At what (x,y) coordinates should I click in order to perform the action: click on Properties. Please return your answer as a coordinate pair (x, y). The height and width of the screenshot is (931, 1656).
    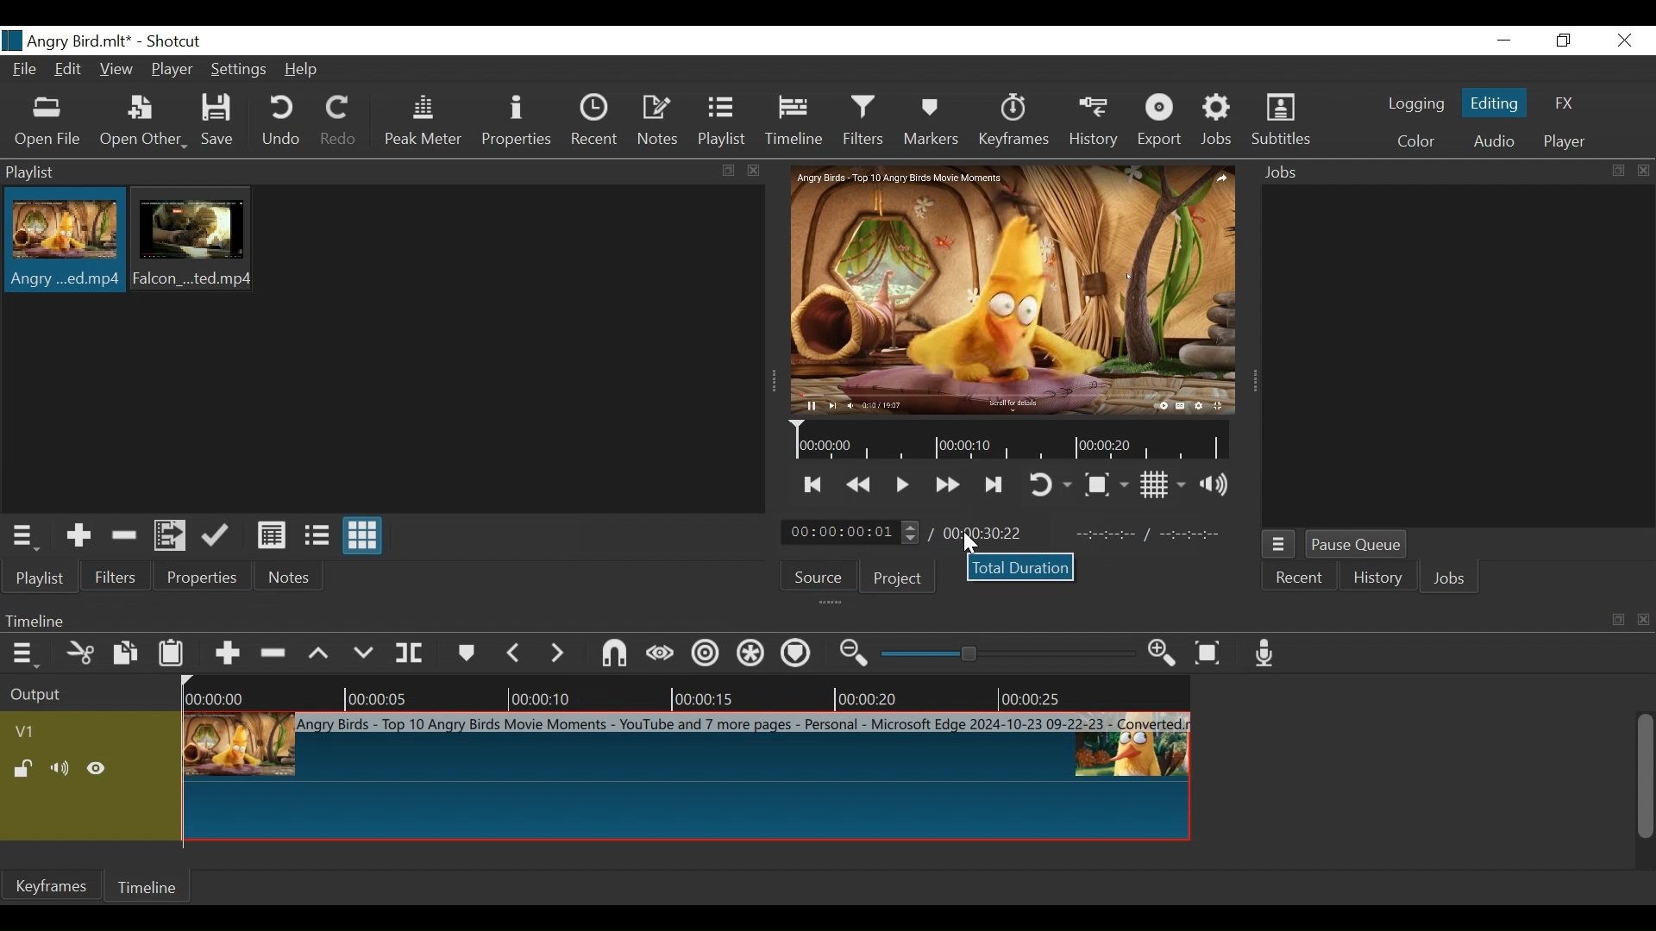
    Looking at the image, I should click on (200, 577).